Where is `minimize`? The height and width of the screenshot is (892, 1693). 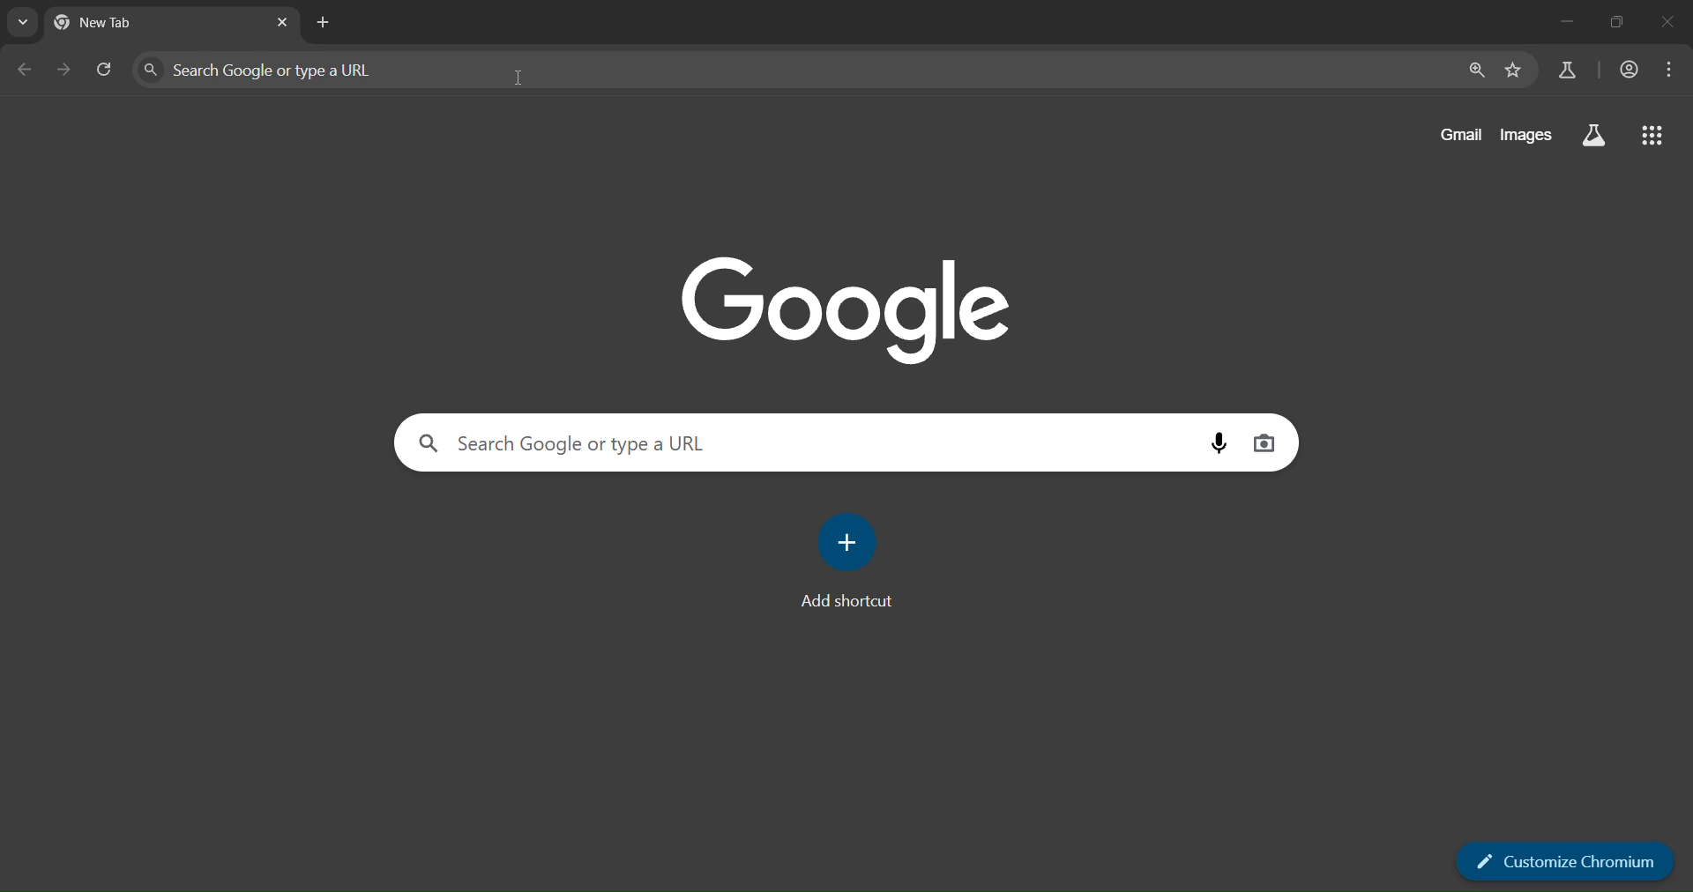 minimize is located at coordinates (1568, 21).